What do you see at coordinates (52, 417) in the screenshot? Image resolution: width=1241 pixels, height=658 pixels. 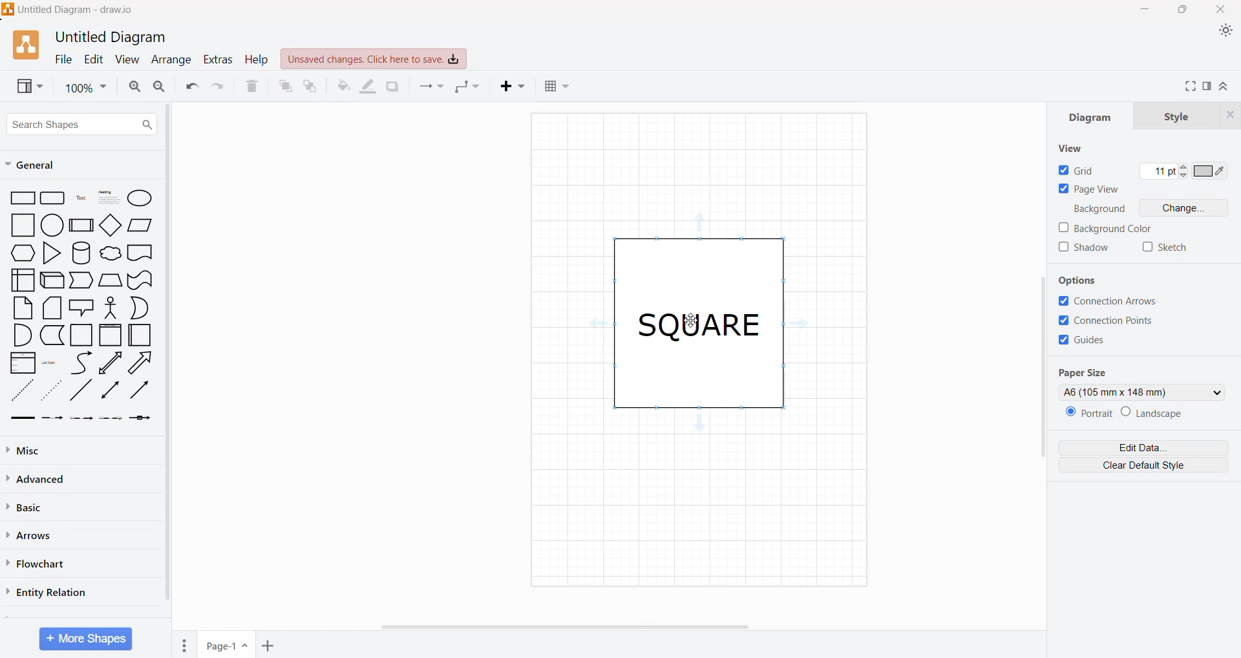 I see `Dashed Arrow ` at bounding box center [52, 417].